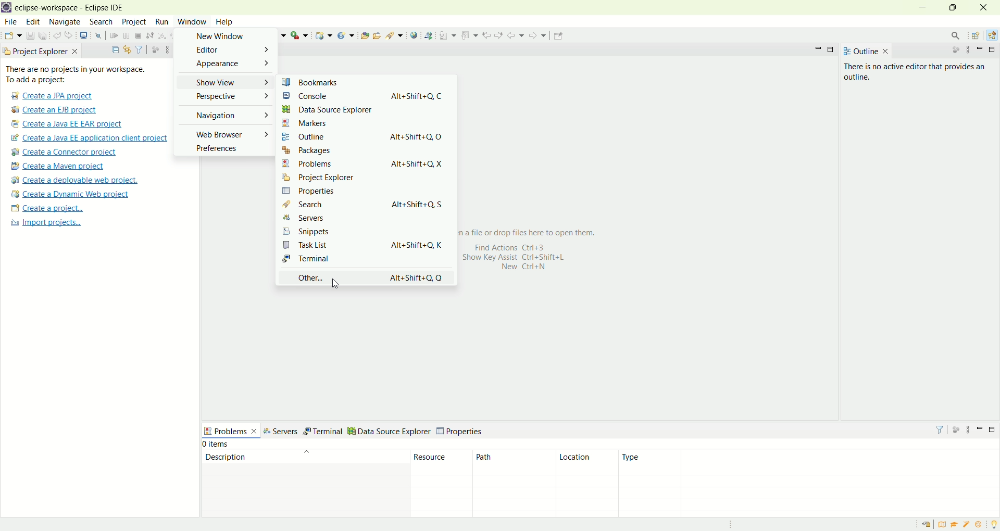 The width and height of the screenshot is (1000, 531). I want to click on project explorer, so click(40, 52).